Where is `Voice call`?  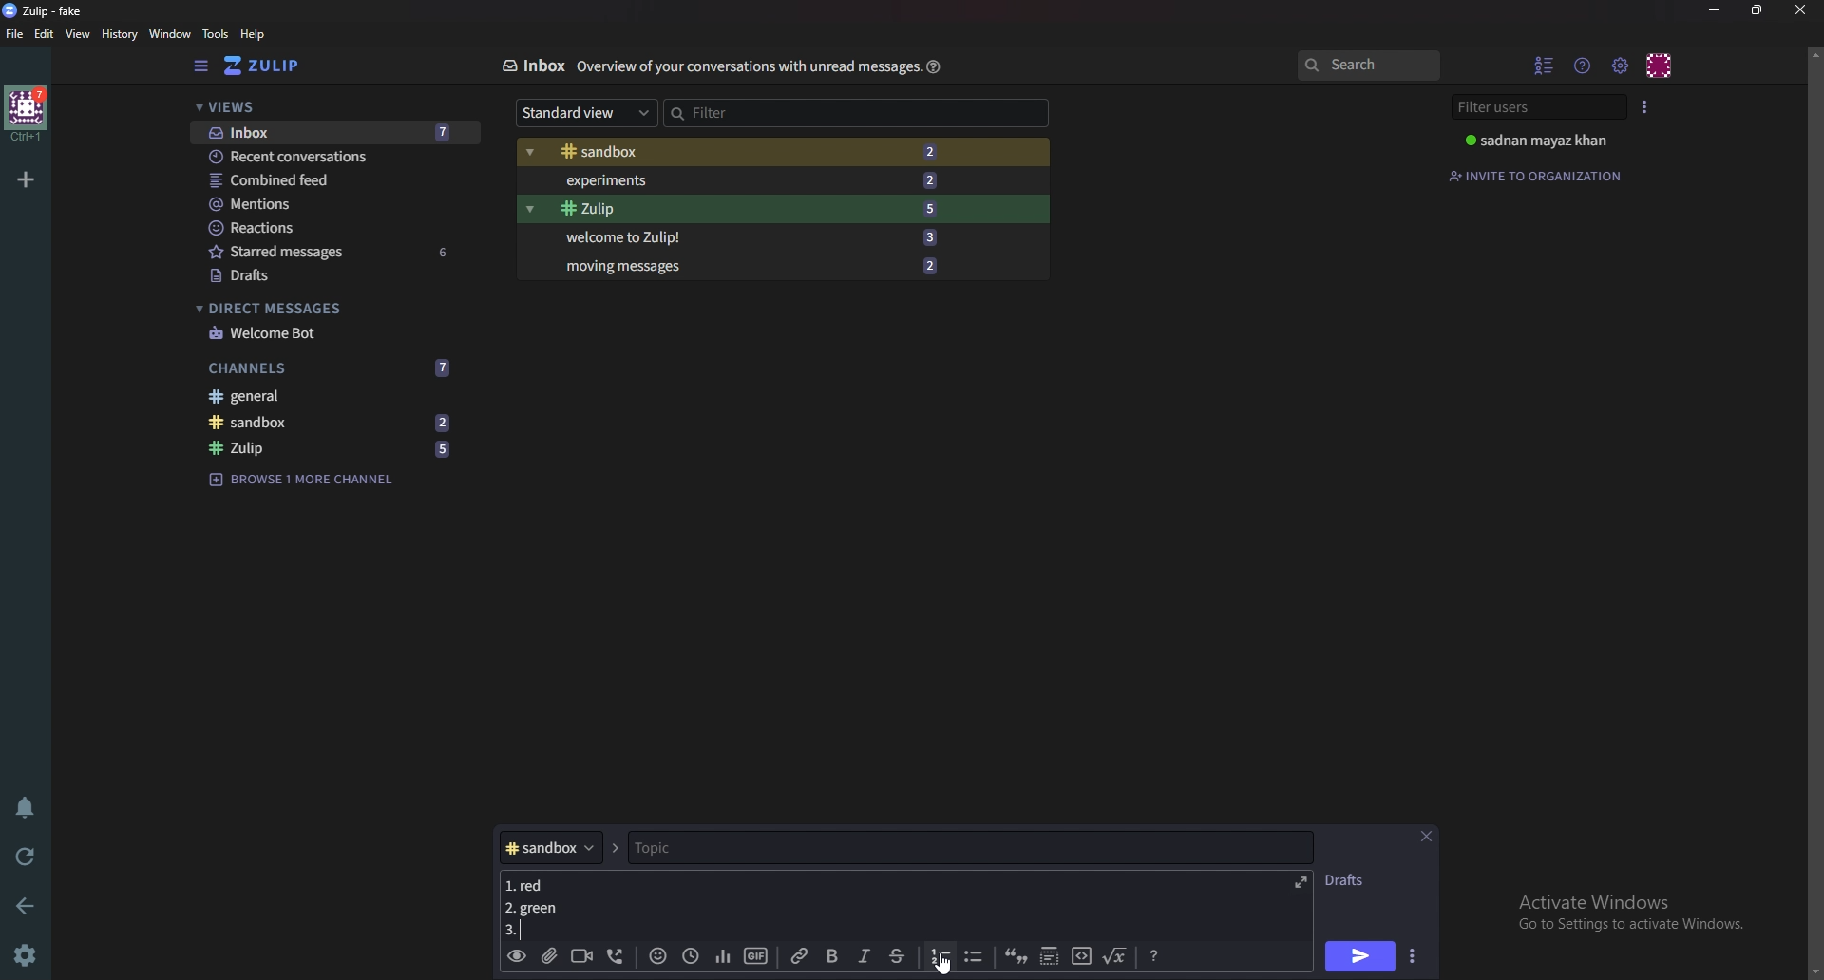 Voice call is located at coordinates (613, 958).